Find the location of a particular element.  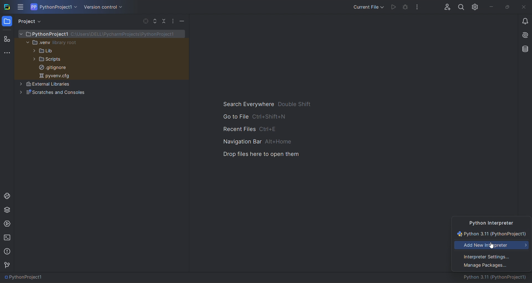

terminal is located at coordinates (7, 238).